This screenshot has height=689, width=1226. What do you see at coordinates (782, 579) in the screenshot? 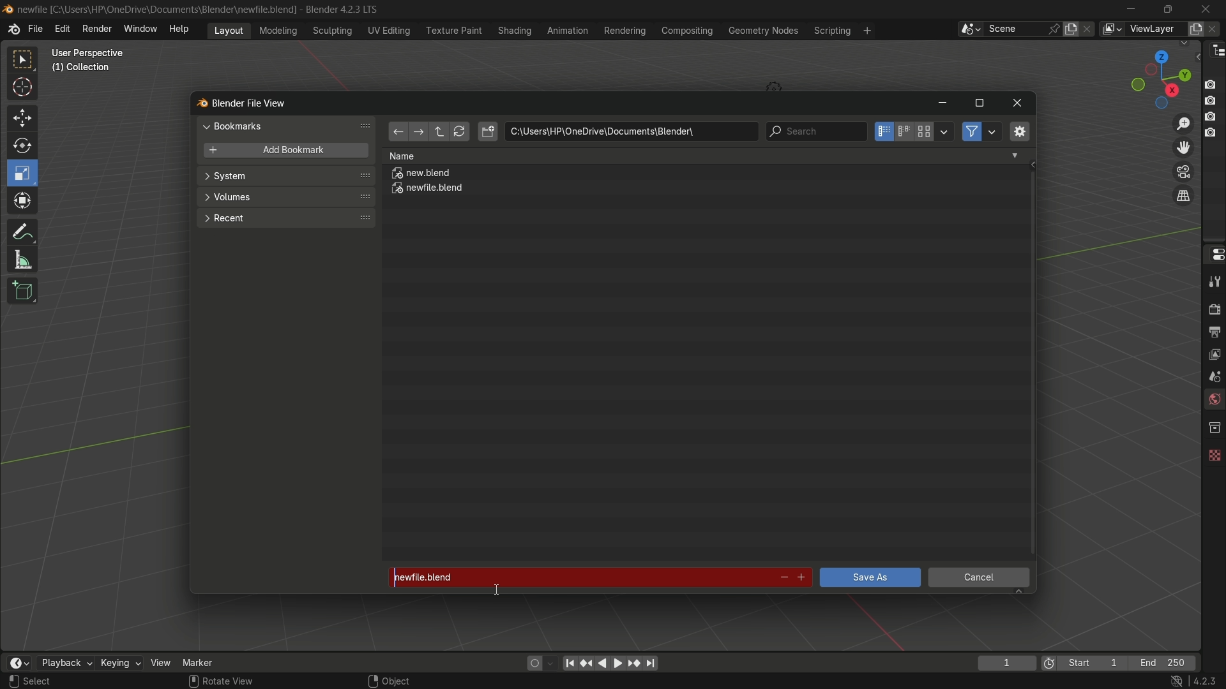
I see `decrement number in file name` at bounding box center [782, 579].